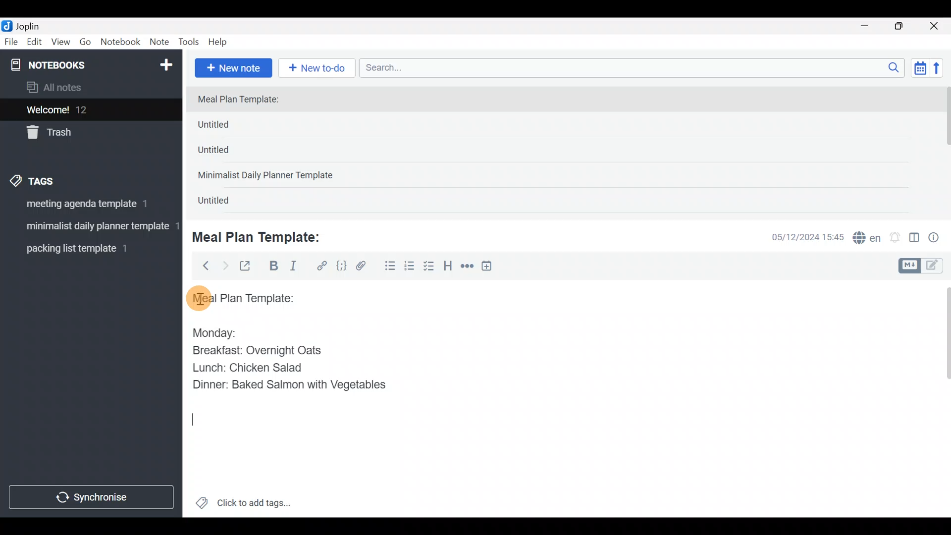 The image size is (951, 535). What do you see at coordinates (90, 110) in the screenshot?
I see `Welcome!` at bounding box center [90, 110].